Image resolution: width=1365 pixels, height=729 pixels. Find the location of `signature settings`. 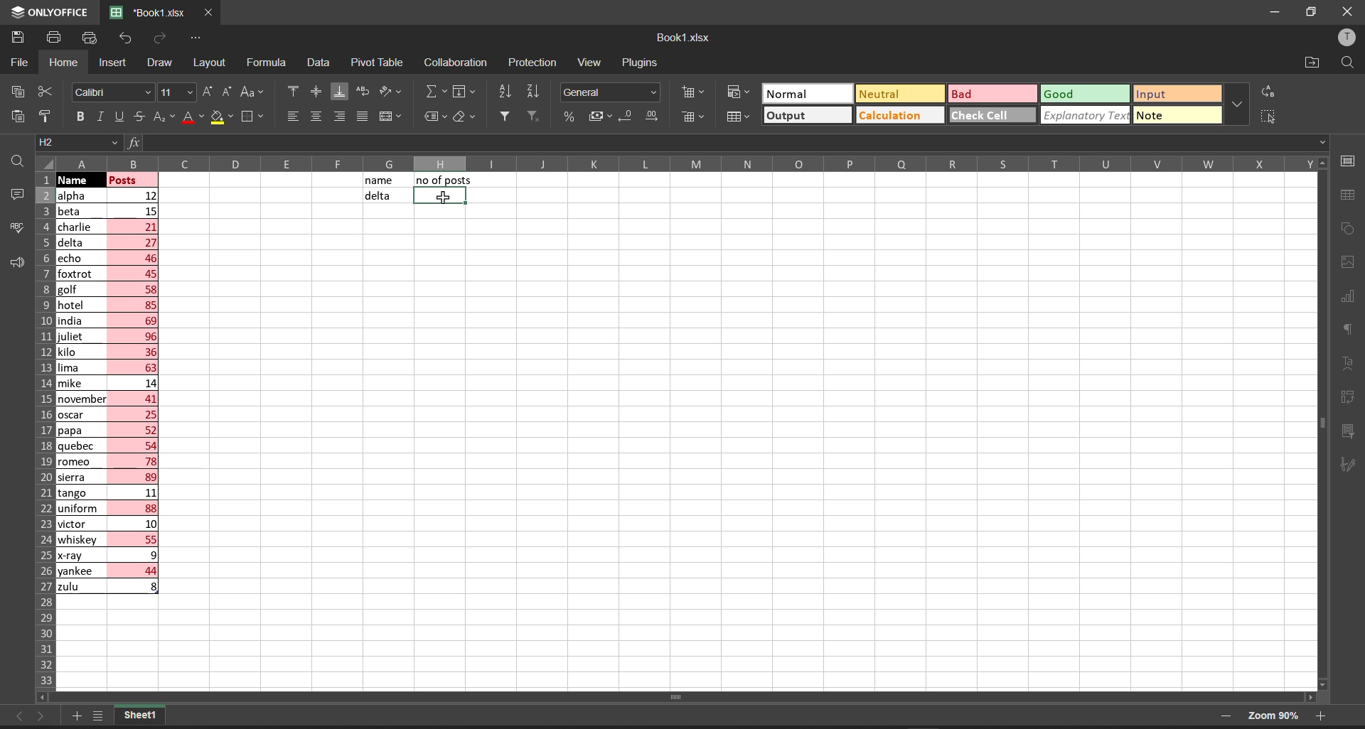

signature settings is located at coordinates (1352, 463).